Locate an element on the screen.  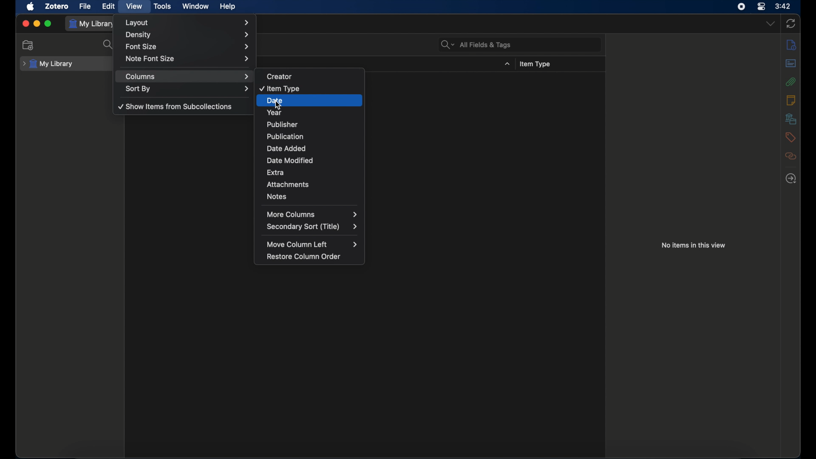
year is located at coordinates (313, 111).